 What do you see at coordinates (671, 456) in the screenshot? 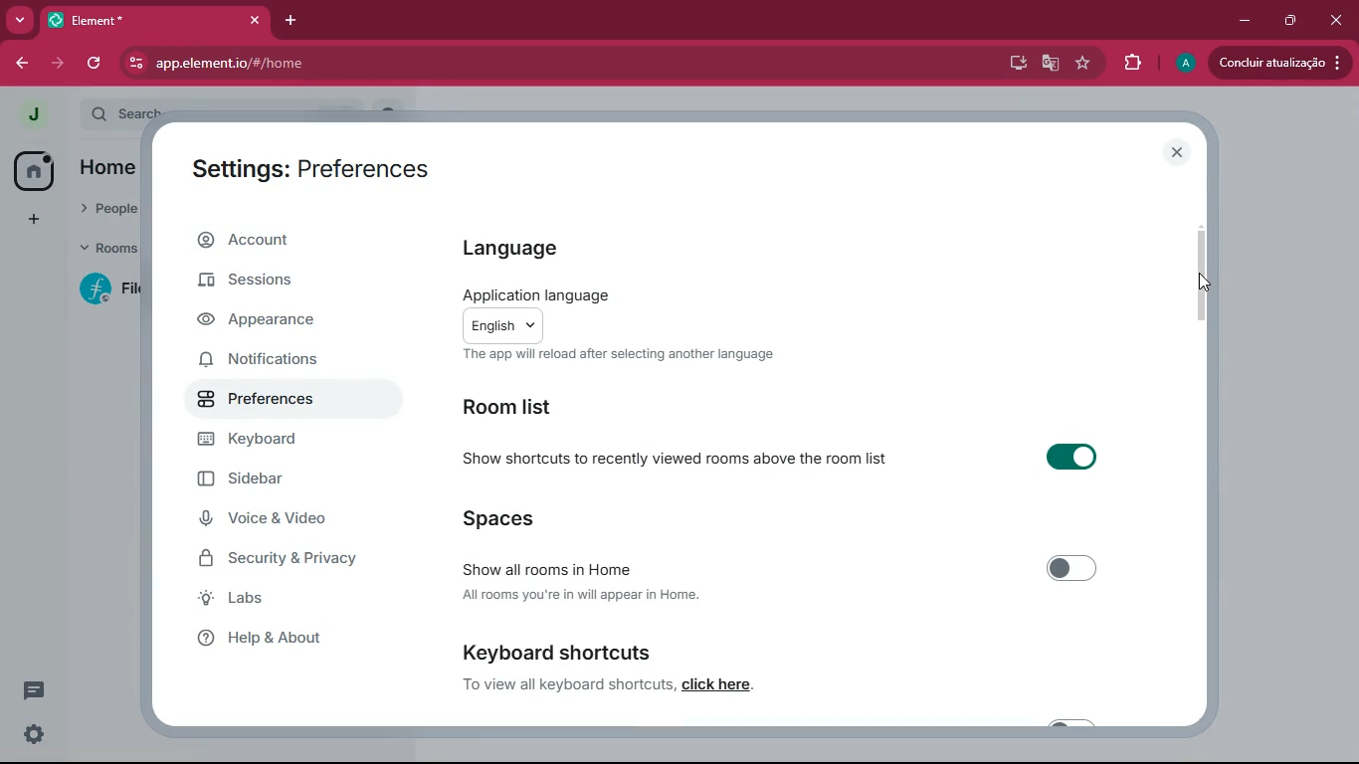
I see `show shortcuts to recently viewed rooms above the room list` at bounding box center [671, 456].